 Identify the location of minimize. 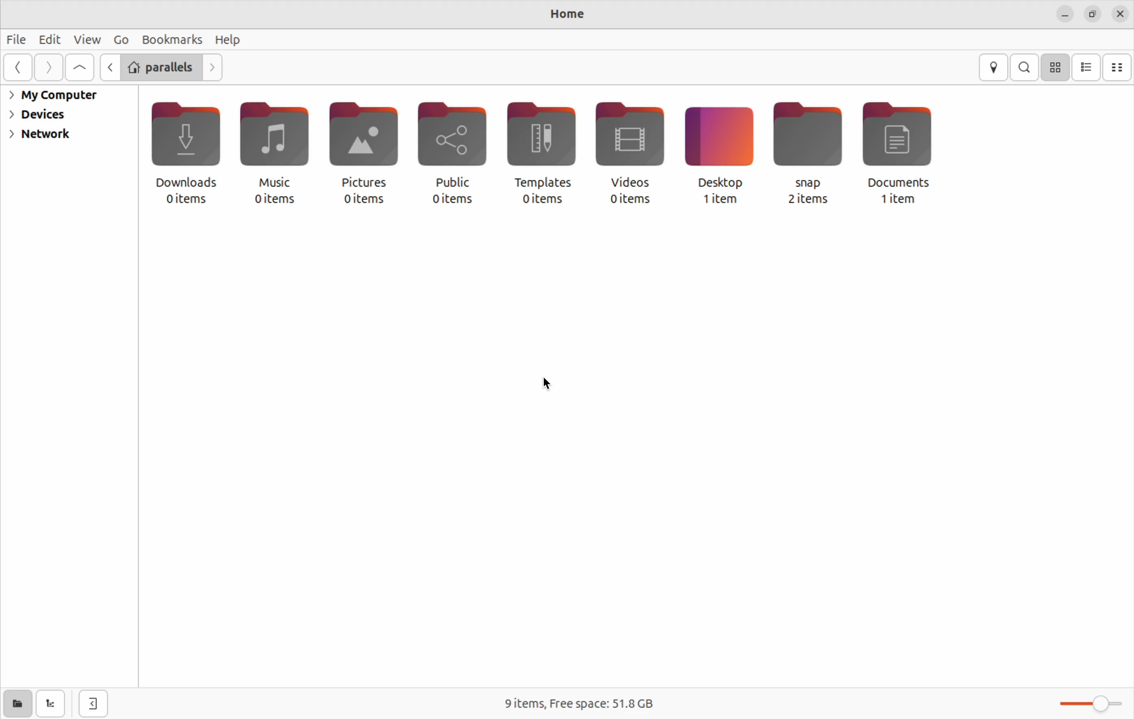
(1062, 15).